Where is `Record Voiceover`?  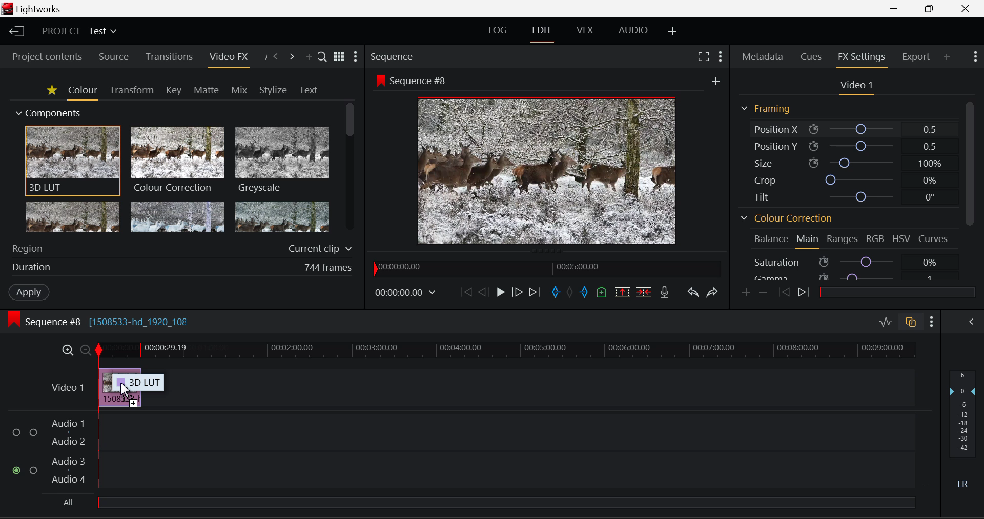 Record Voiceover is located at coordinates (664, 292).